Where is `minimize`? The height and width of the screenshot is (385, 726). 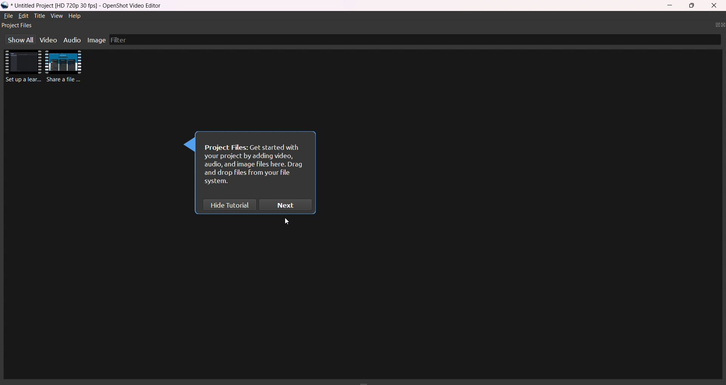 minimize is located at coordinates (667, 7).